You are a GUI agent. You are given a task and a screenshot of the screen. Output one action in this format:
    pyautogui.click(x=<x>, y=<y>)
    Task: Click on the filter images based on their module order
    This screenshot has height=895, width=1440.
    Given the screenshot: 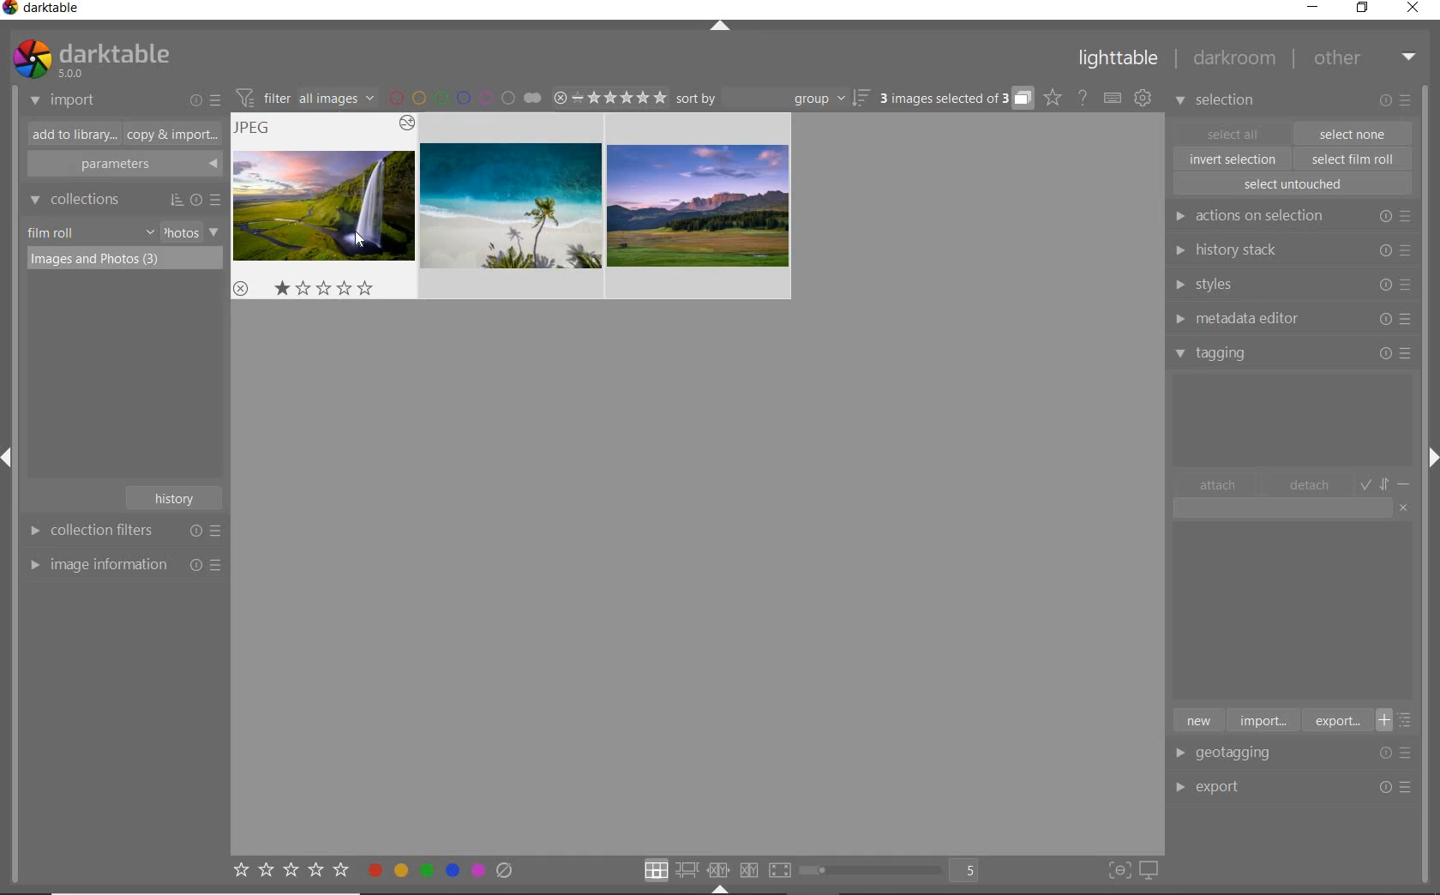 What is the action you would take?
    pyautogui.click(x=303, y=96)
    